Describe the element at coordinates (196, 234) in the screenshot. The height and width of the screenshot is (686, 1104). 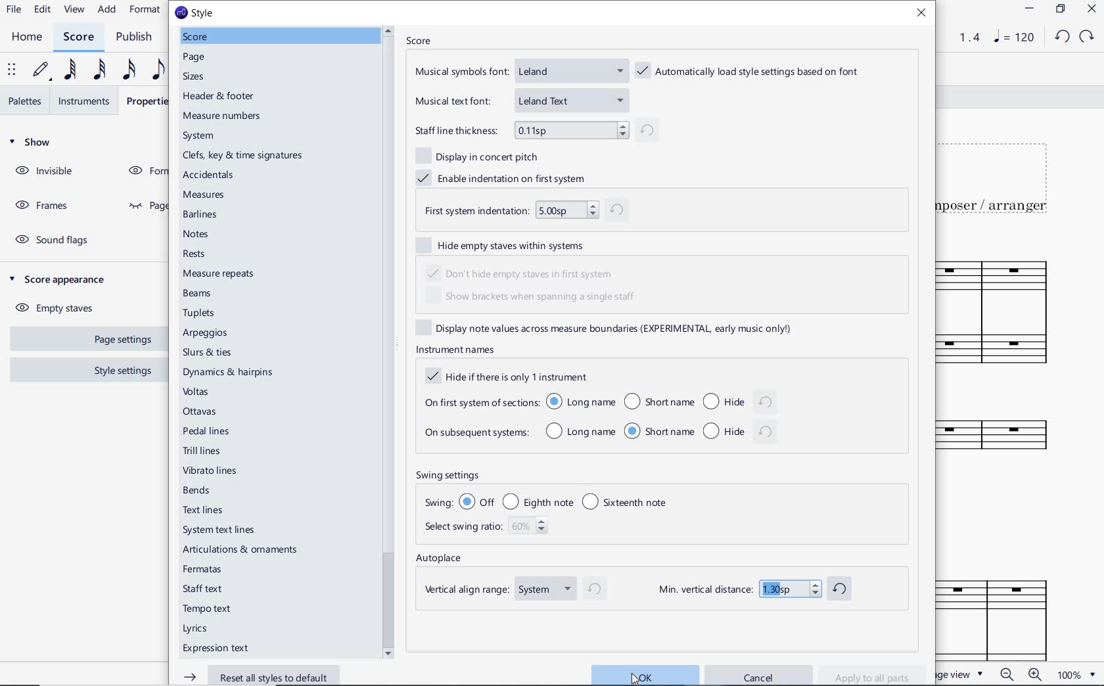
I see `notes` at that location.